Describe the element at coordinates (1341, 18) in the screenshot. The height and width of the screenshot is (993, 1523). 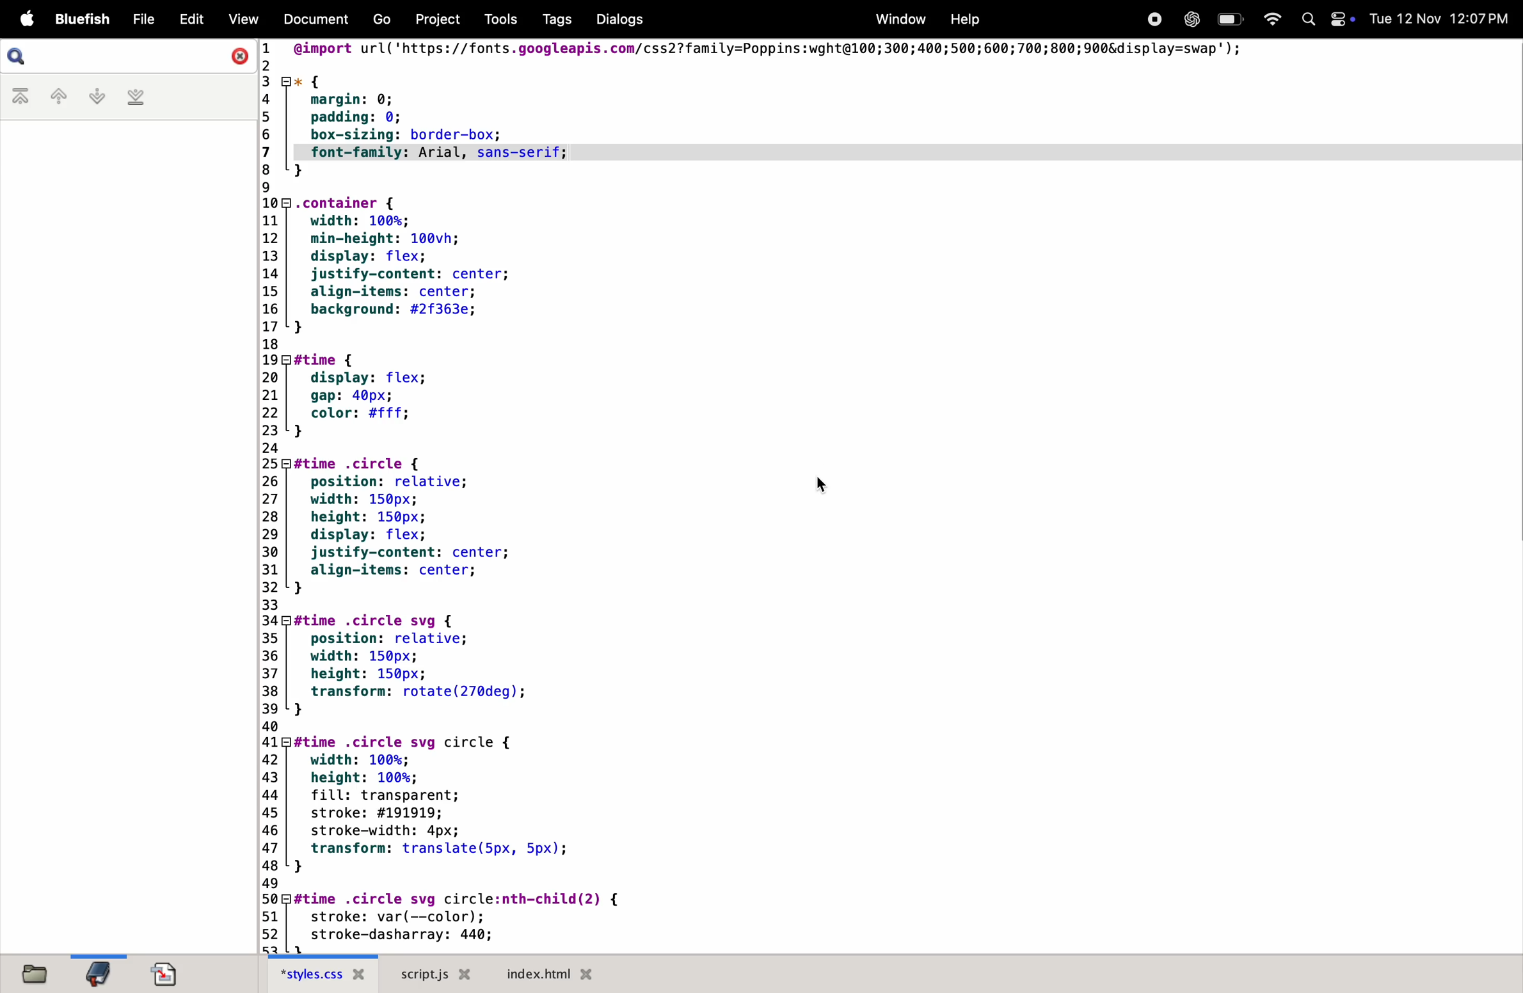
I see `Control Centre` at that location.